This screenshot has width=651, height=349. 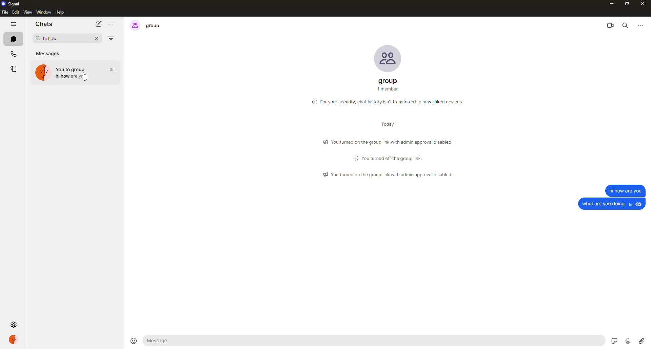 I want to click on group, so click(x=389, y=85).